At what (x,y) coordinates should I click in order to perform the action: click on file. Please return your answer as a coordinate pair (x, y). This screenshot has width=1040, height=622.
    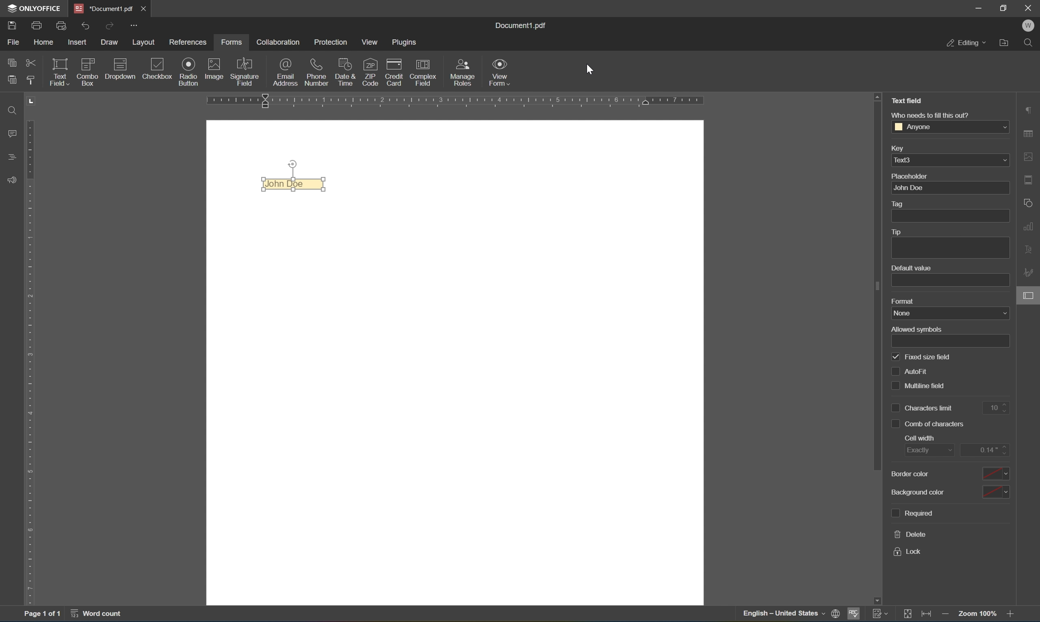
    Looking at the image, I should click on (13, 41).